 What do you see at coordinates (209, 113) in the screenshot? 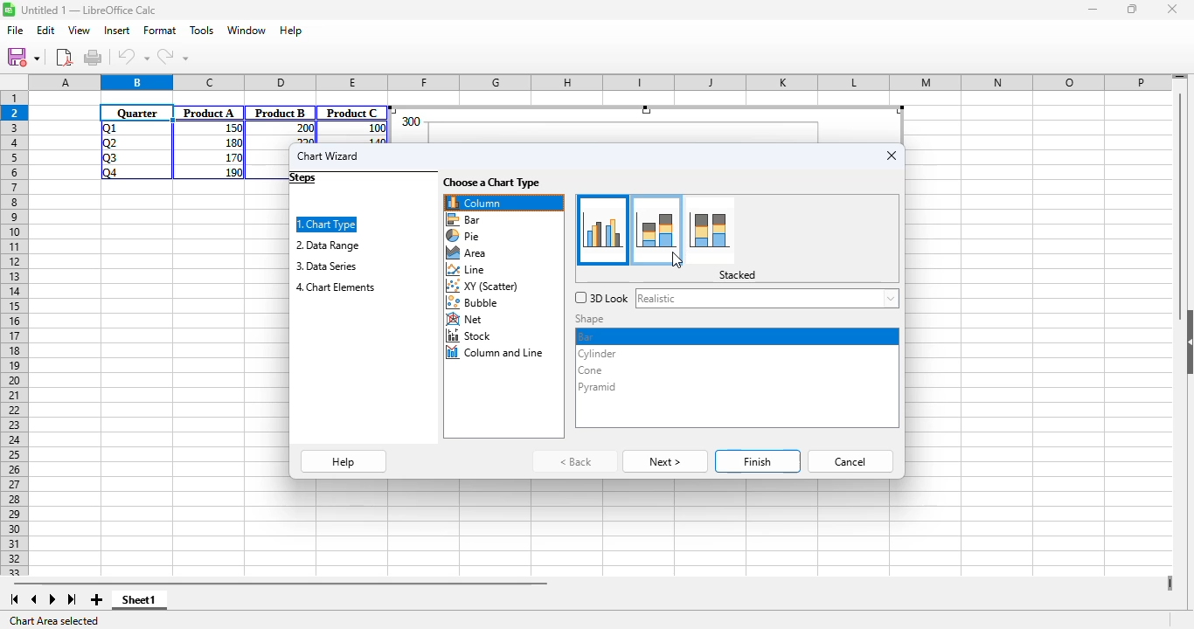
I see `Product A` at bounding box center [209, 113].